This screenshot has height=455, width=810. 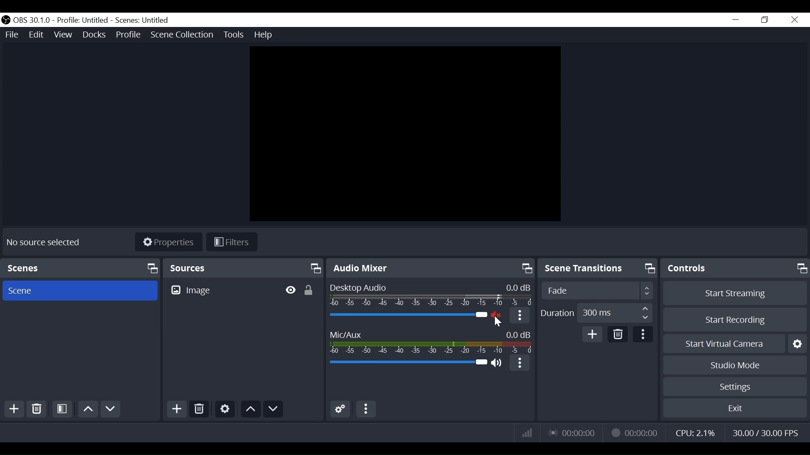 I want to click on (un)mute, so click(x=498, y=364).